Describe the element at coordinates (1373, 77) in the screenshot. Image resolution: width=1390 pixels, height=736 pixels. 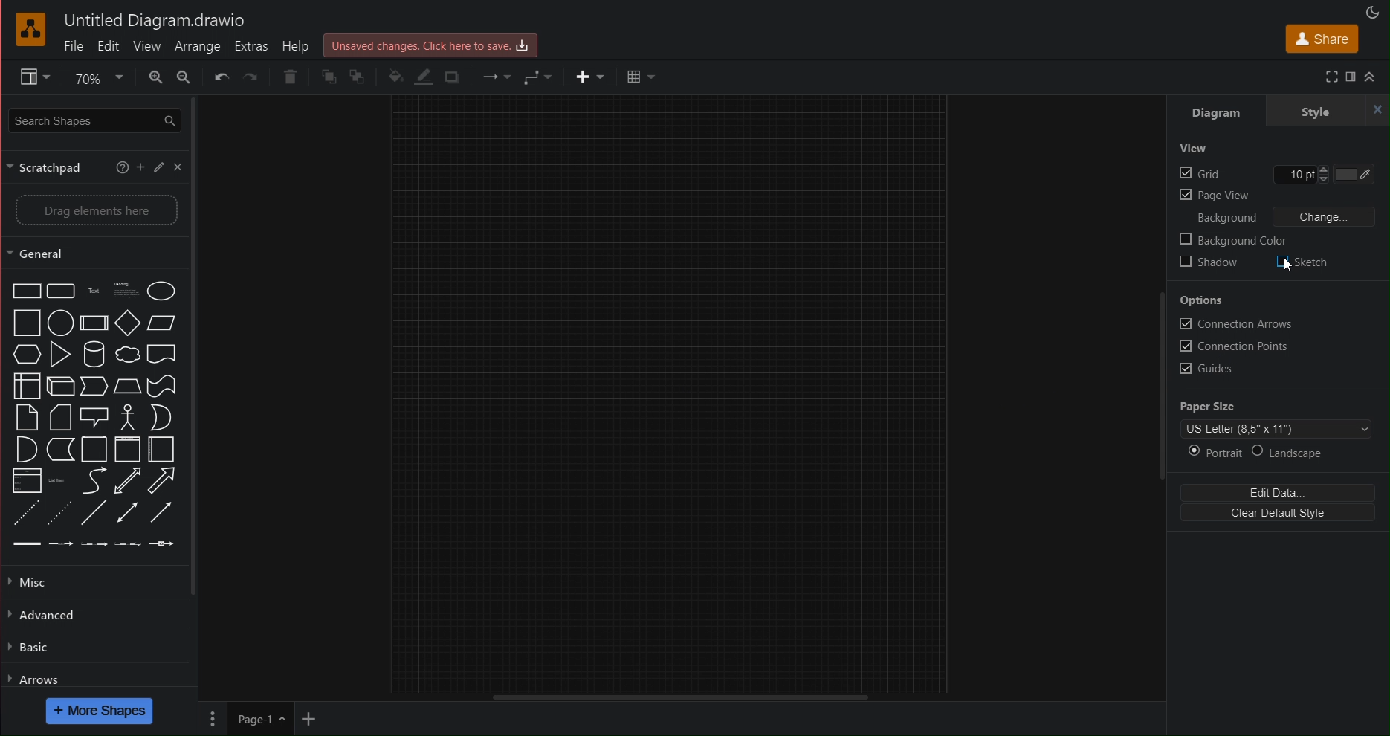
I see `Collapse` at that location.